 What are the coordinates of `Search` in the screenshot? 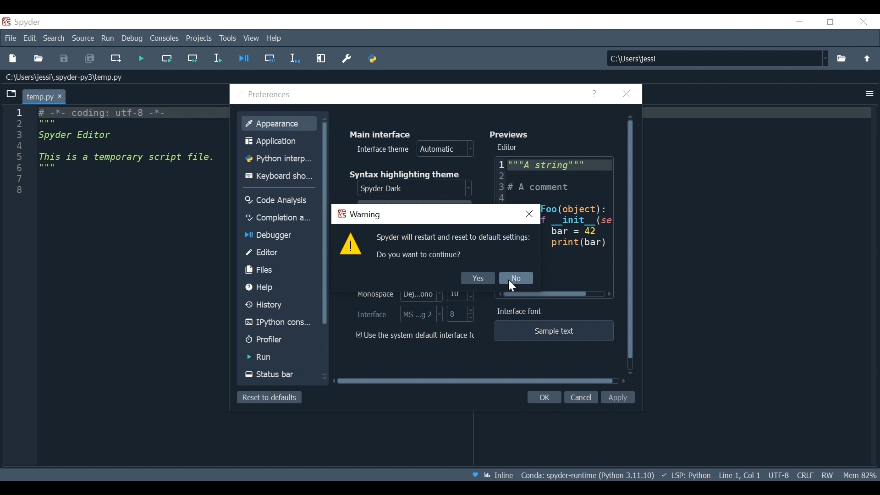 It's located at (55, 38).